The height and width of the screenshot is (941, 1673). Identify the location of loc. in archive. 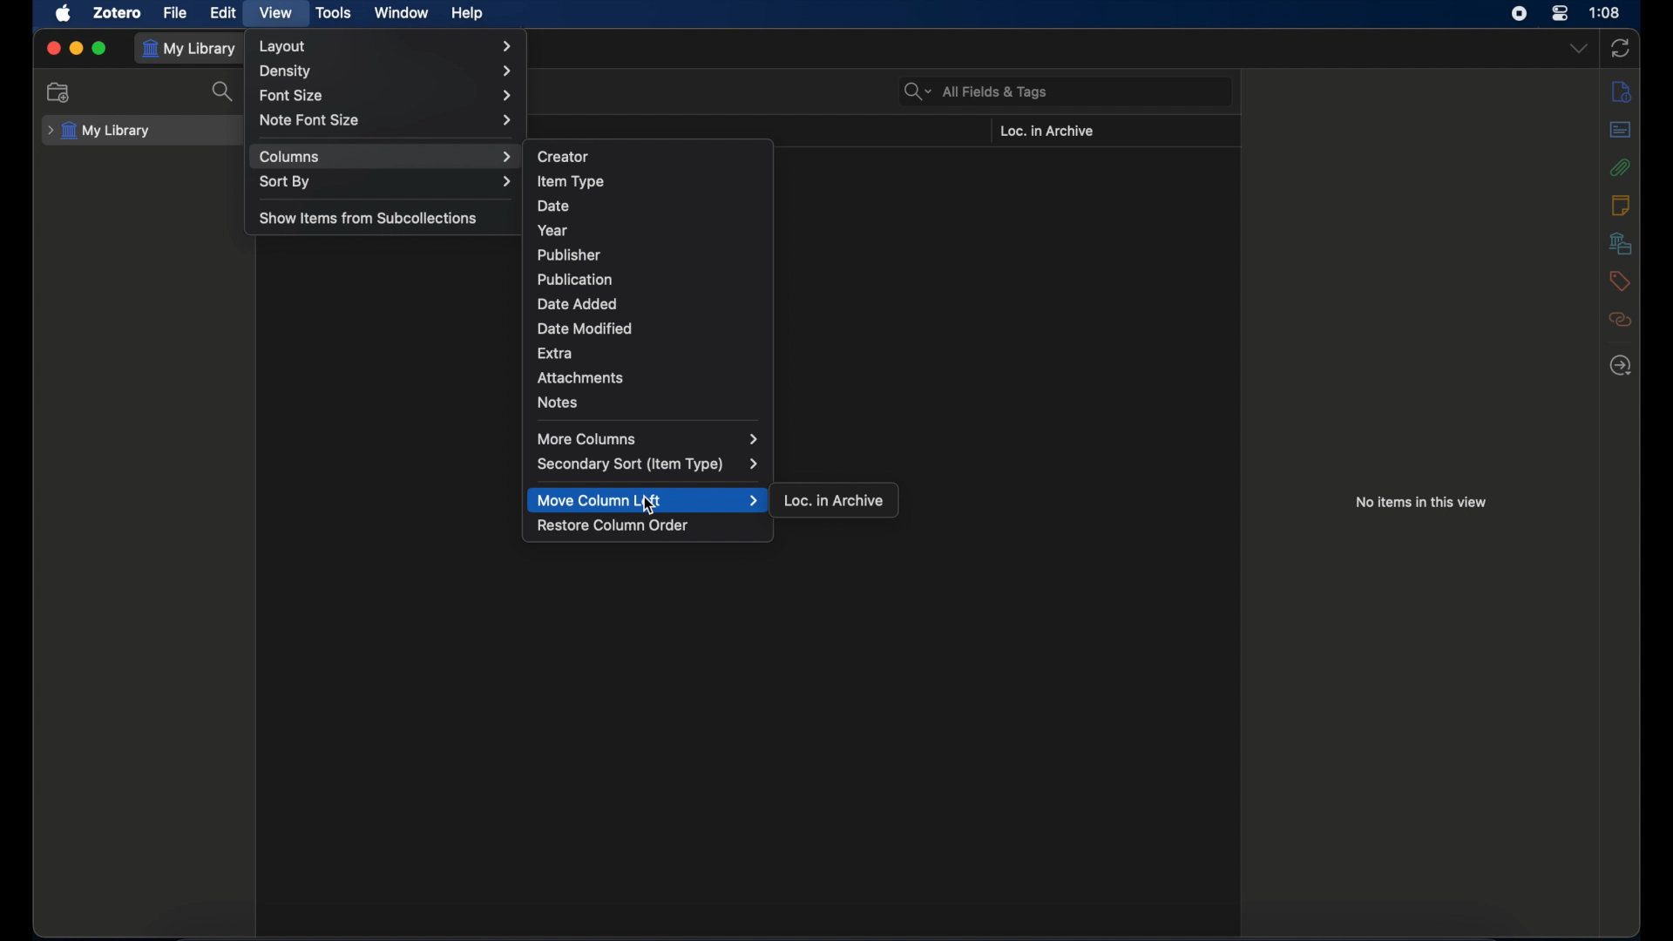
(1046, 132).